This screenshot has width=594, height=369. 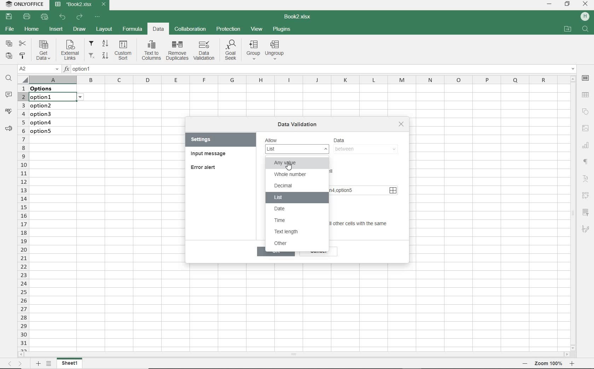 What do you see at coordinates (587, 211) in the screenshot?
I see `filter` at bounding box center [587, 211].